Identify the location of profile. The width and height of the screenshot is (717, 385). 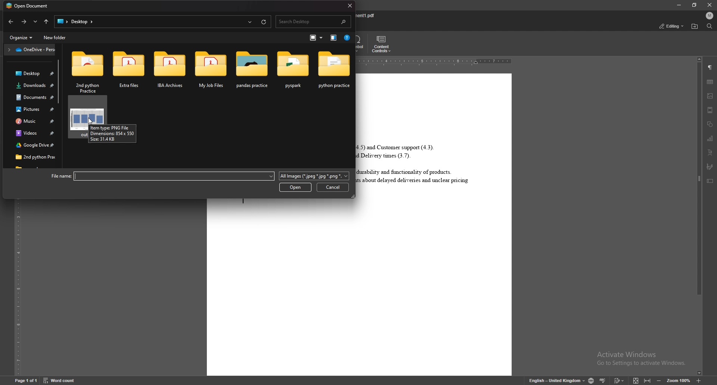
(710, 15).